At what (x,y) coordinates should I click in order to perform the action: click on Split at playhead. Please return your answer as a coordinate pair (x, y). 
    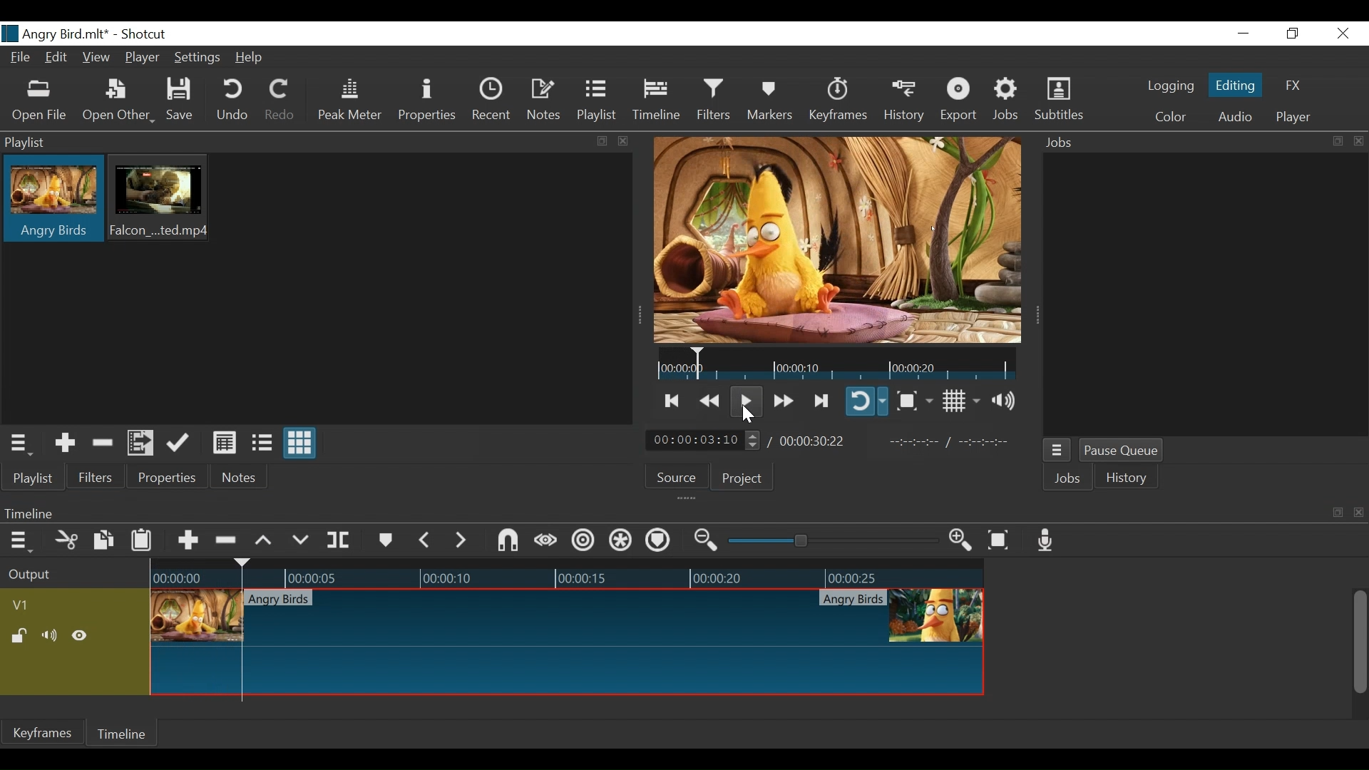
    Looking at the image, I should click on (344, 540).